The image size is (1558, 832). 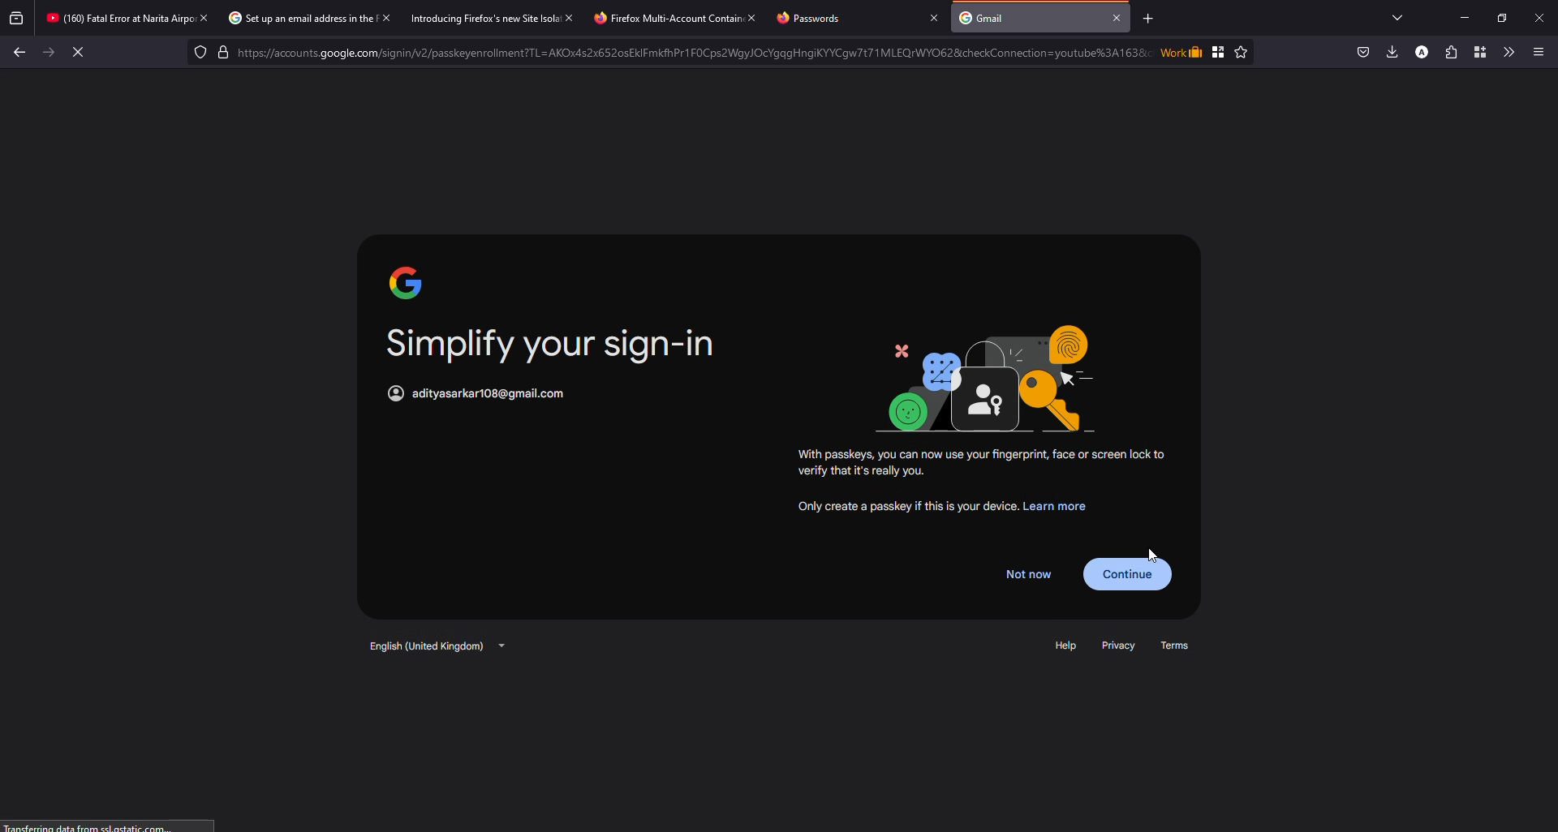 I want to click on Firefox Multi-Account, so click(x=652, y=19).